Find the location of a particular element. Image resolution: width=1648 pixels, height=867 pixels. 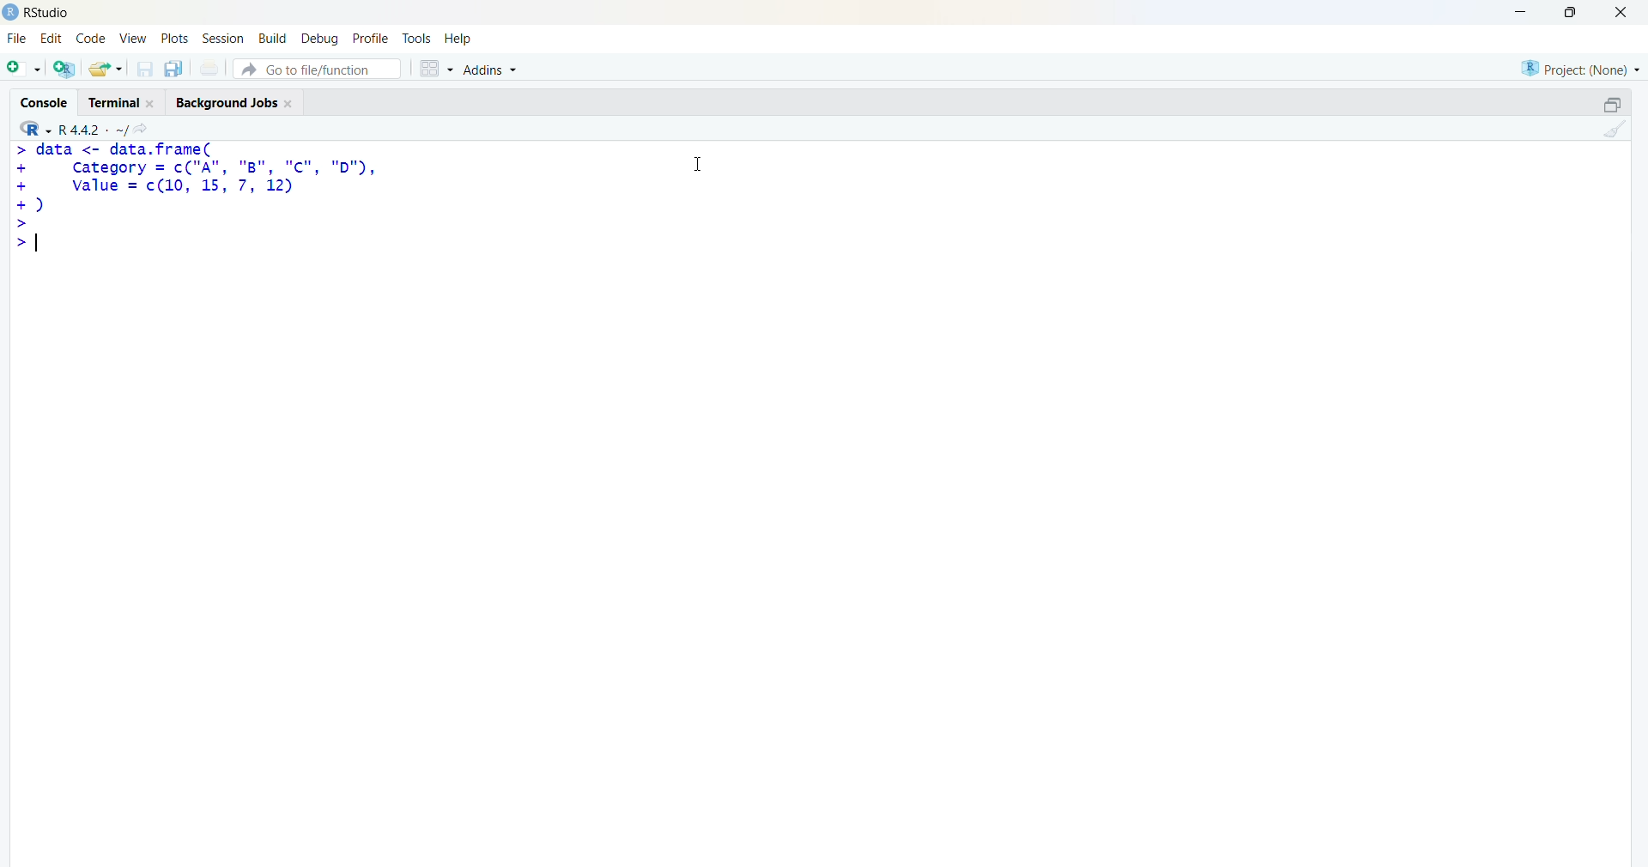

R language is located at coordinates (37, 129).